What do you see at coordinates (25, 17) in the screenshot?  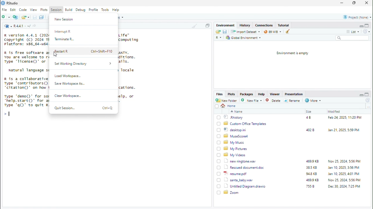 I see `open file` at bounding box center [25, 17].